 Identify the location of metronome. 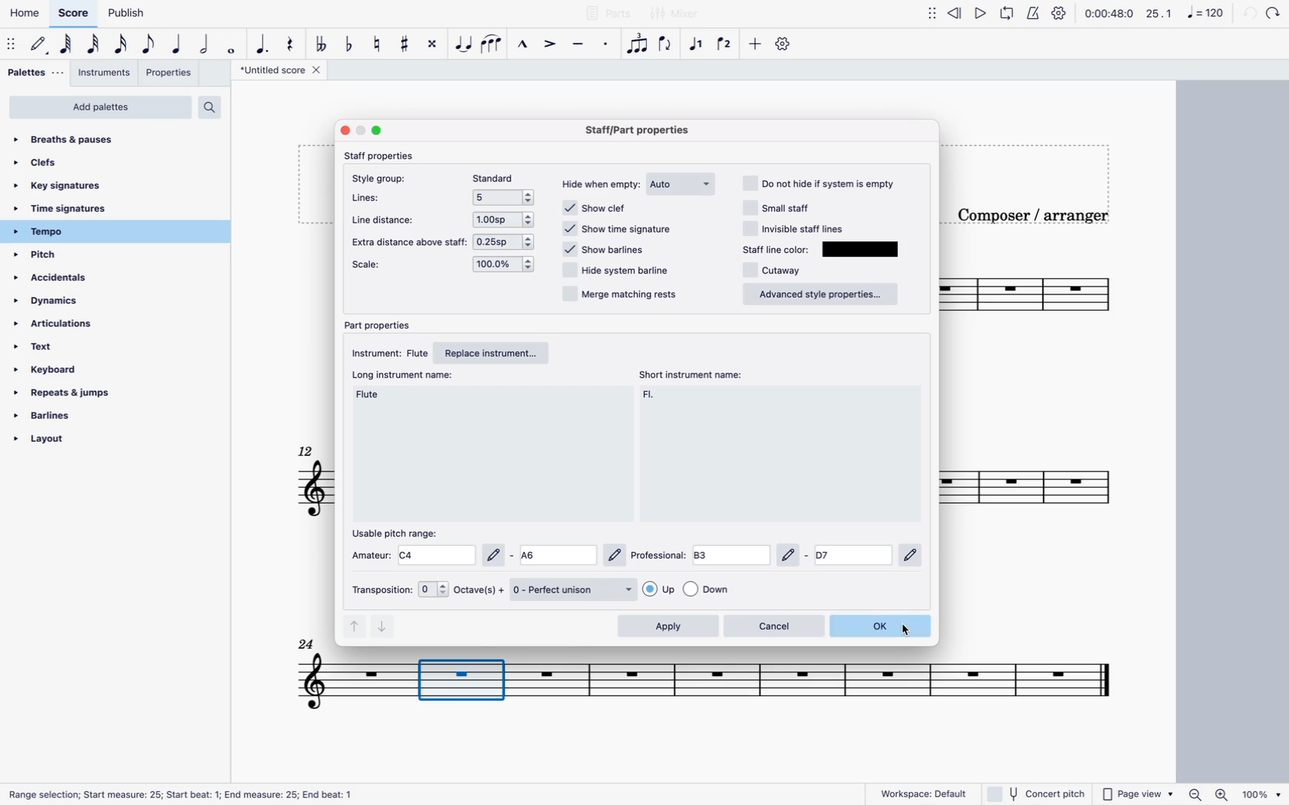
(1032, 16).